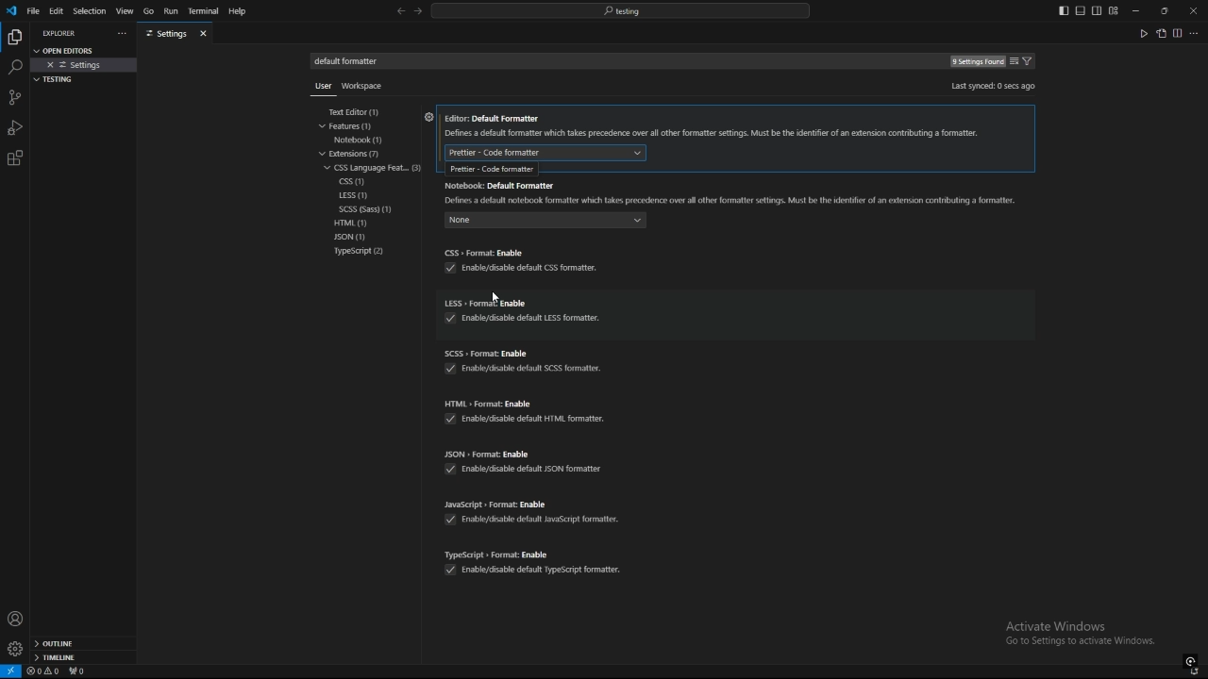 The image size is (1208, 679). I want to click on testing, so click(58, 79).